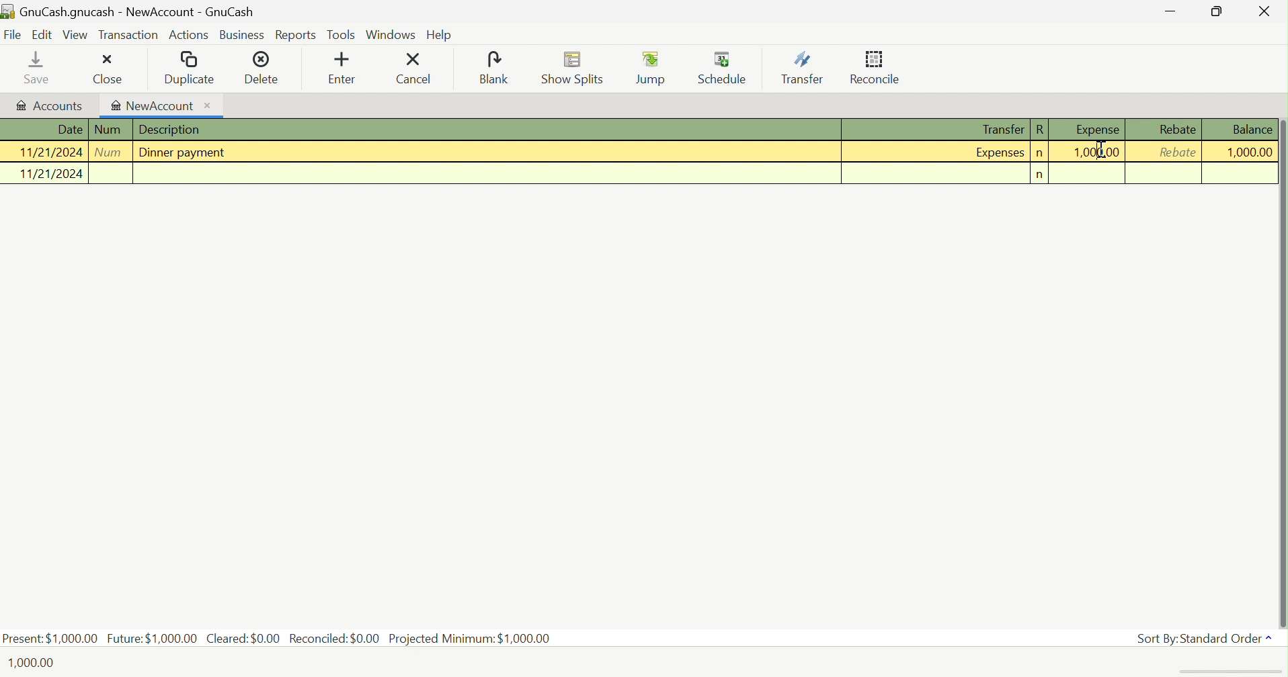 The image size is (1288, 677). Describe the element at coordinates (875, 67) in the screenshot. I see `Reconcile` at that location.